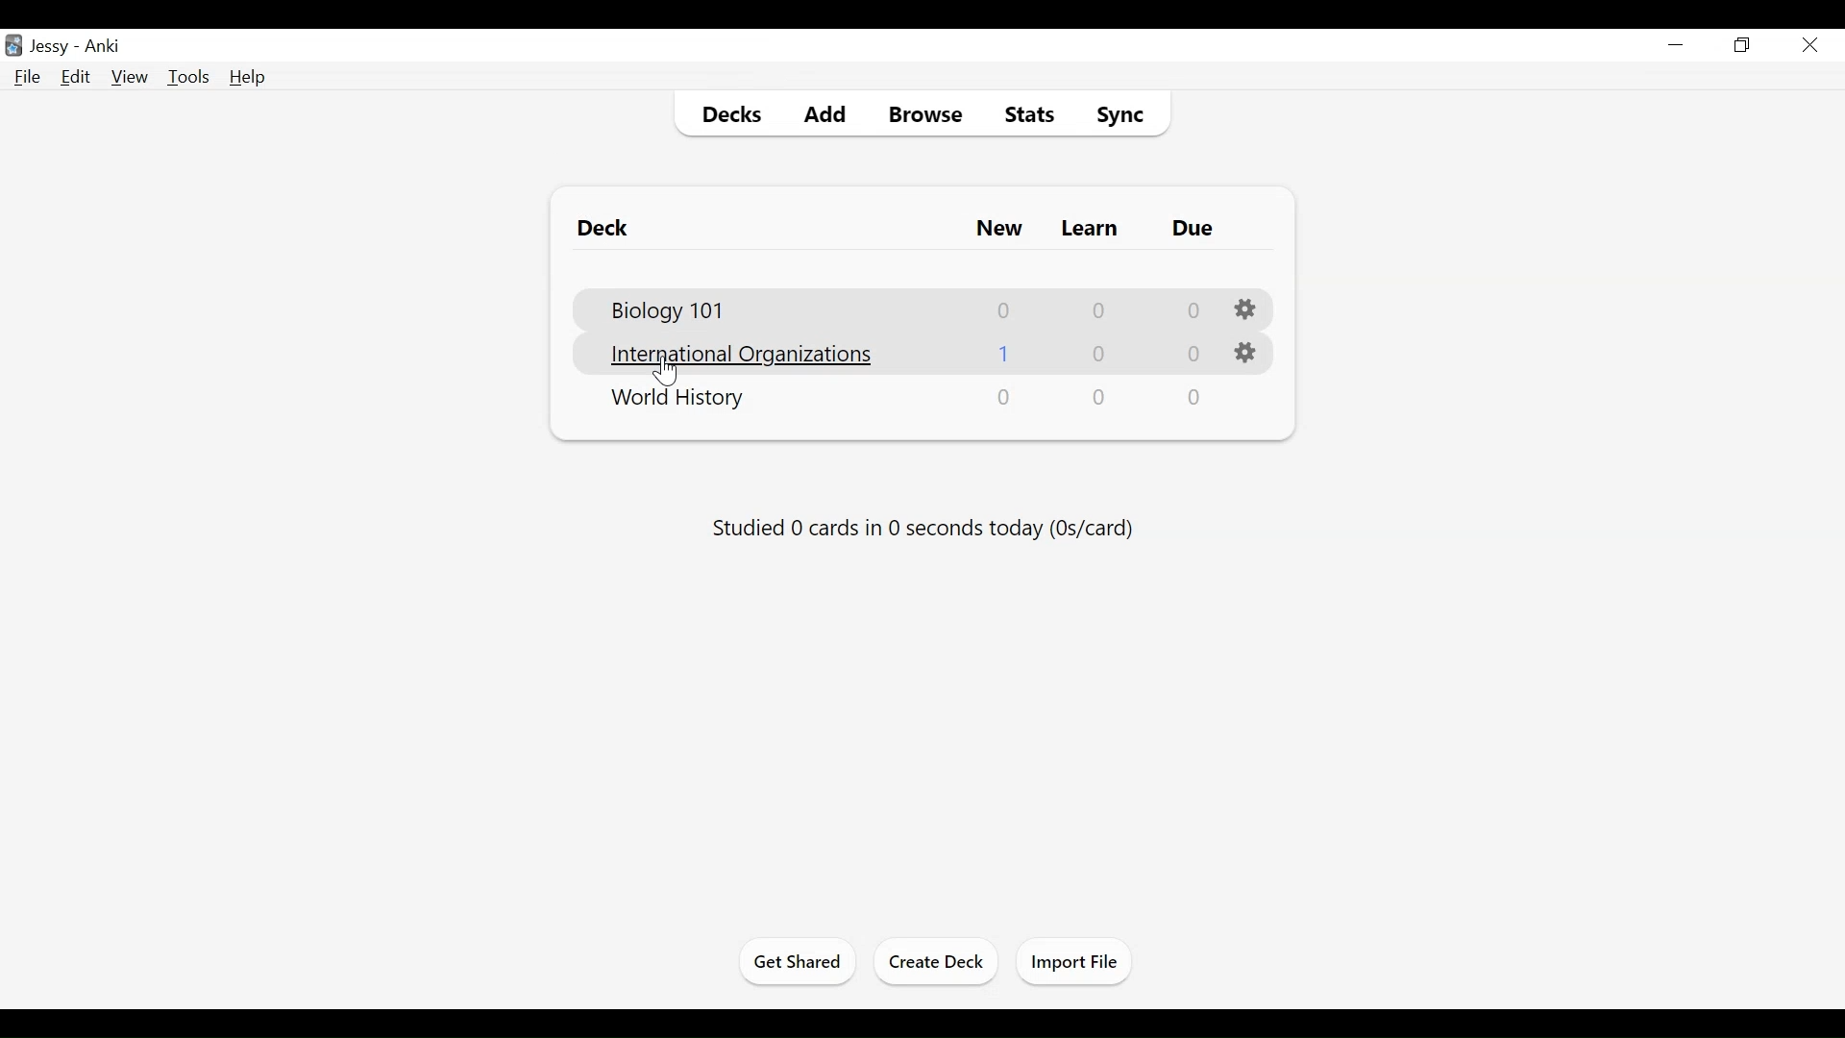 Image resolution: width=1845 pixels, height=1038 pixels. Describe the element at coordinates (926, 115) in the screenshot. I see `Browse` at that location.